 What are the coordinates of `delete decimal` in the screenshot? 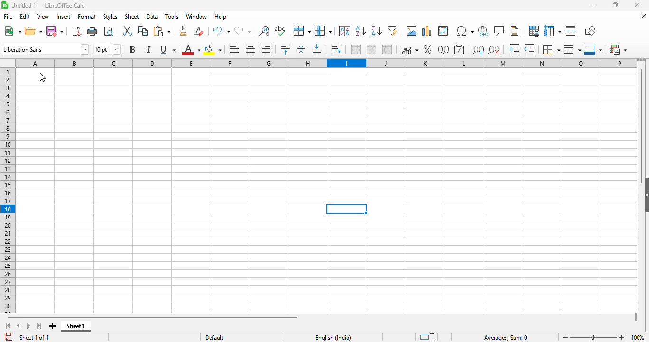 It's located at (495, 50).